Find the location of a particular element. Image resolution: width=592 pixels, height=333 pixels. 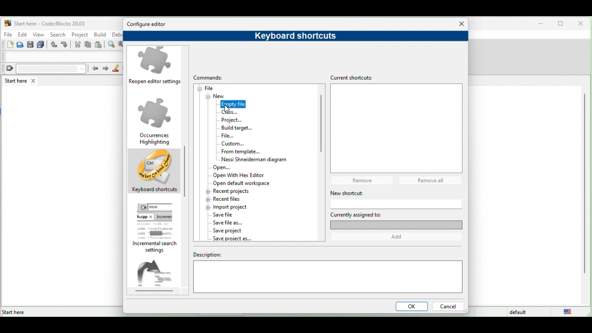

paste is located at coordinates (99, 45).